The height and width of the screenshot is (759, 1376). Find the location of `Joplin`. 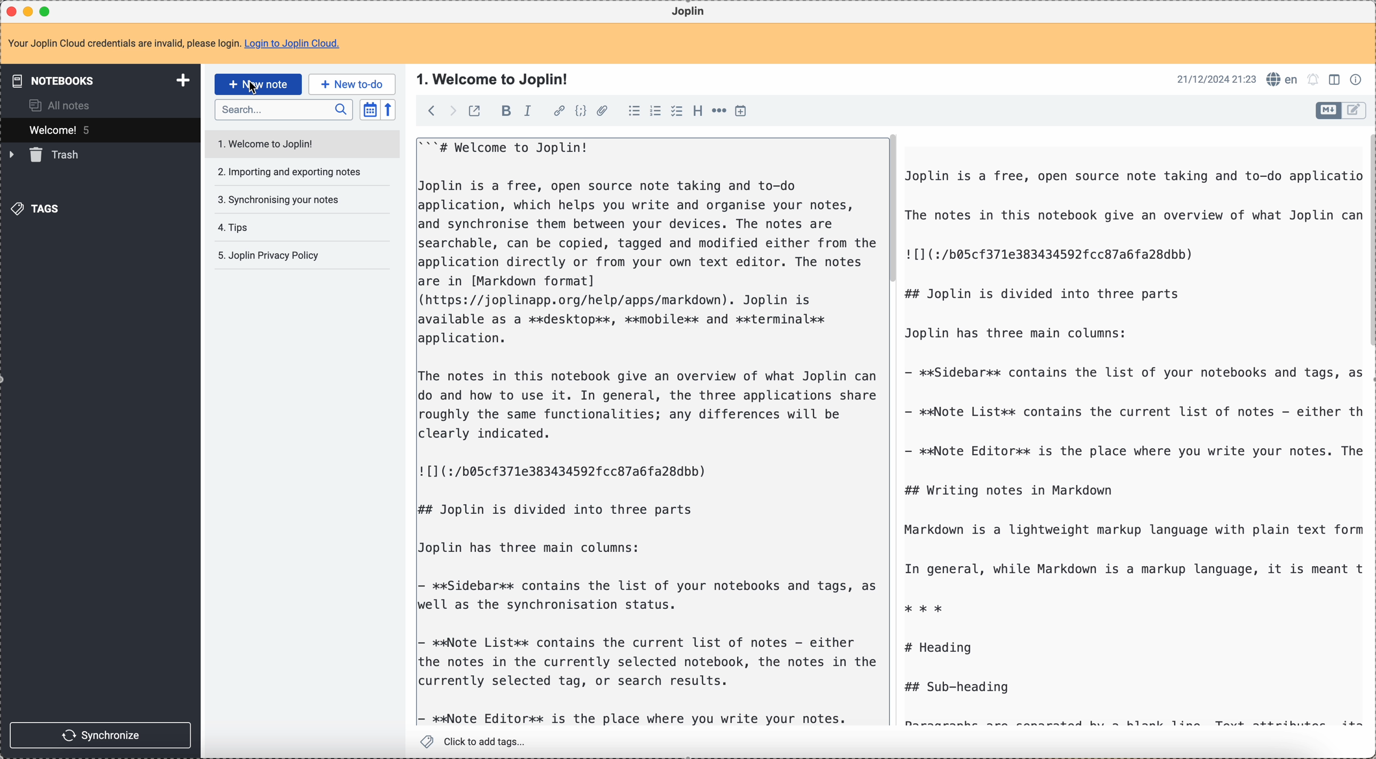

Joplin is located at coordinates (690, 12).